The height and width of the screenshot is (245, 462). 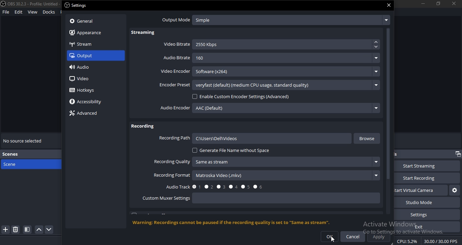 What do you see at coordinates (50, 229) in the screenshot?
I see `move down scene` at bounding box center [50, 229].